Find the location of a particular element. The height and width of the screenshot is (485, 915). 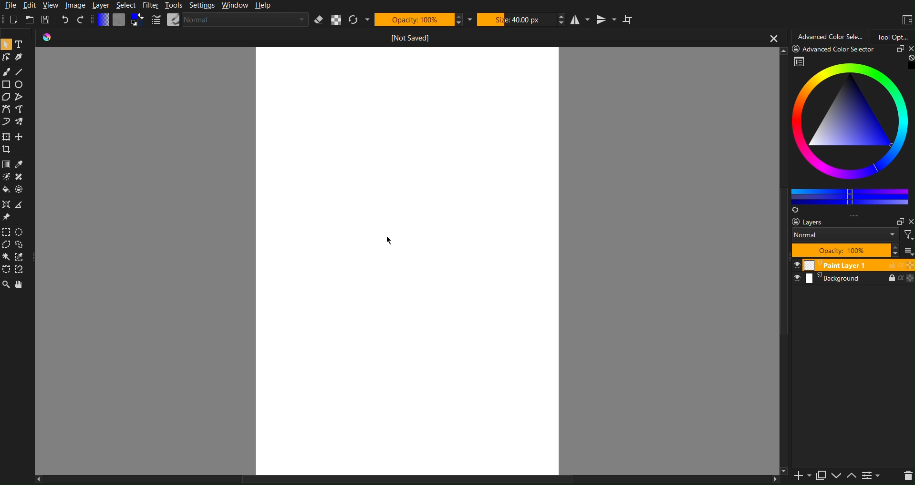

Normal is located at coordinates (229, 20).